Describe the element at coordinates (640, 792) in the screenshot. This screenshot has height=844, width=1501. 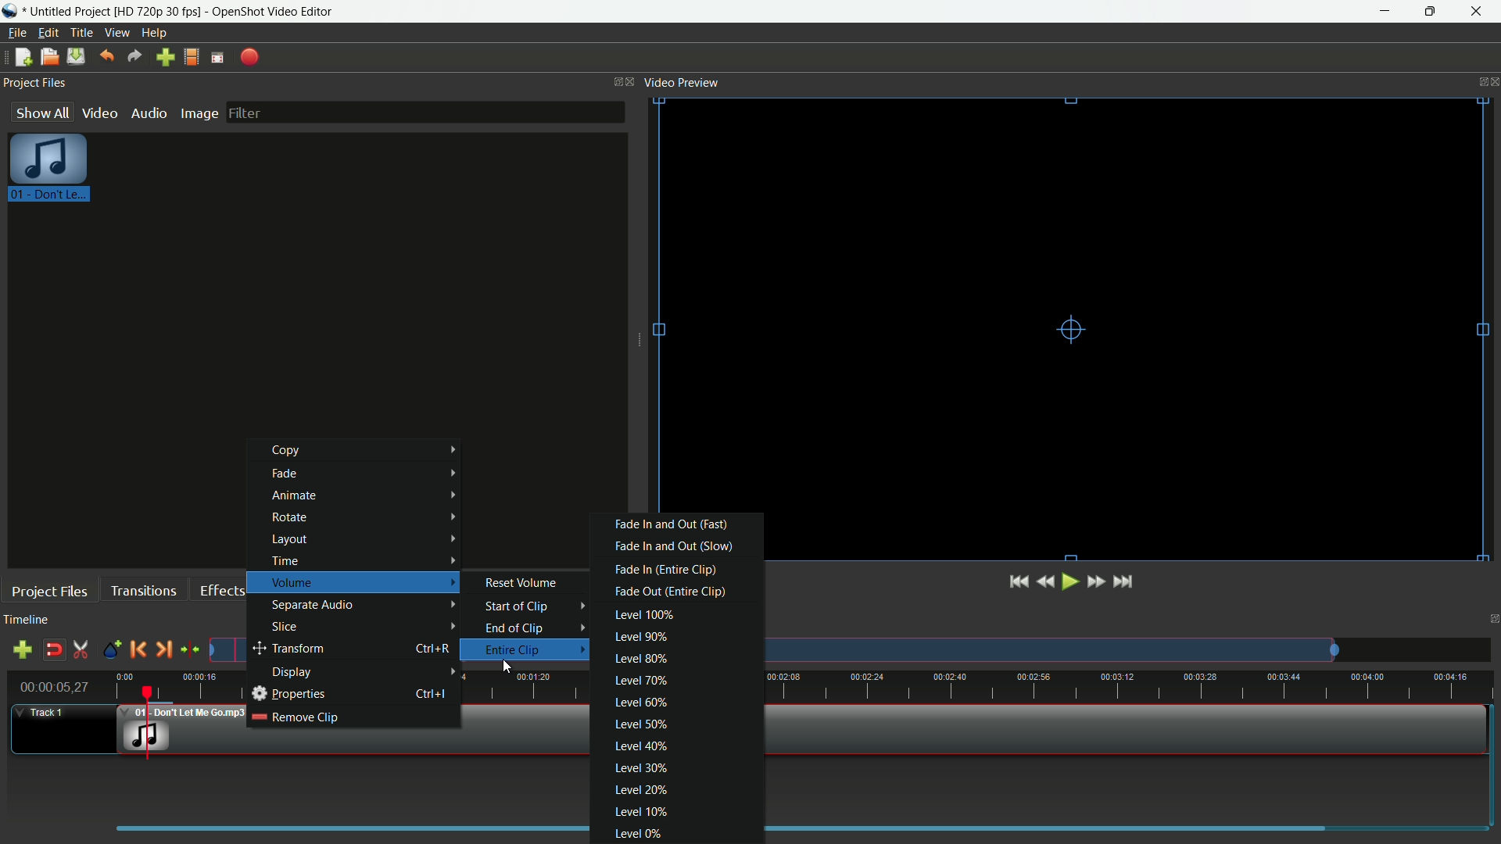
I see `level 20%` at that location.